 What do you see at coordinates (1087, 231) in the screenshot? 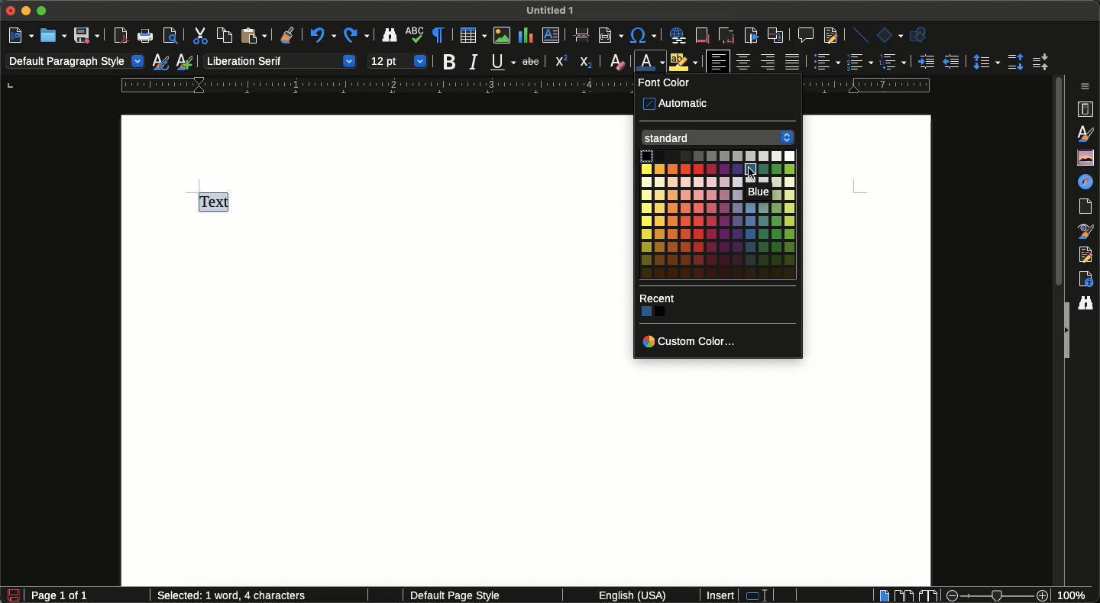
I see `Style inspector` at bounding box center [1087, 231].